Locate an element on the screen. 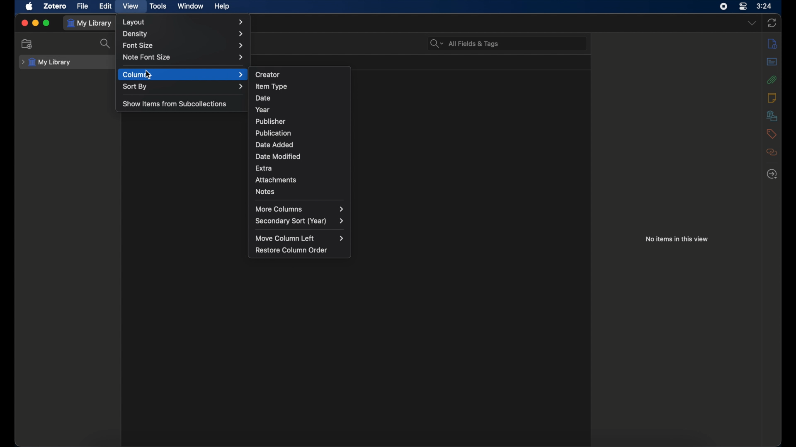  libraries is located at coordinates (772, 115).